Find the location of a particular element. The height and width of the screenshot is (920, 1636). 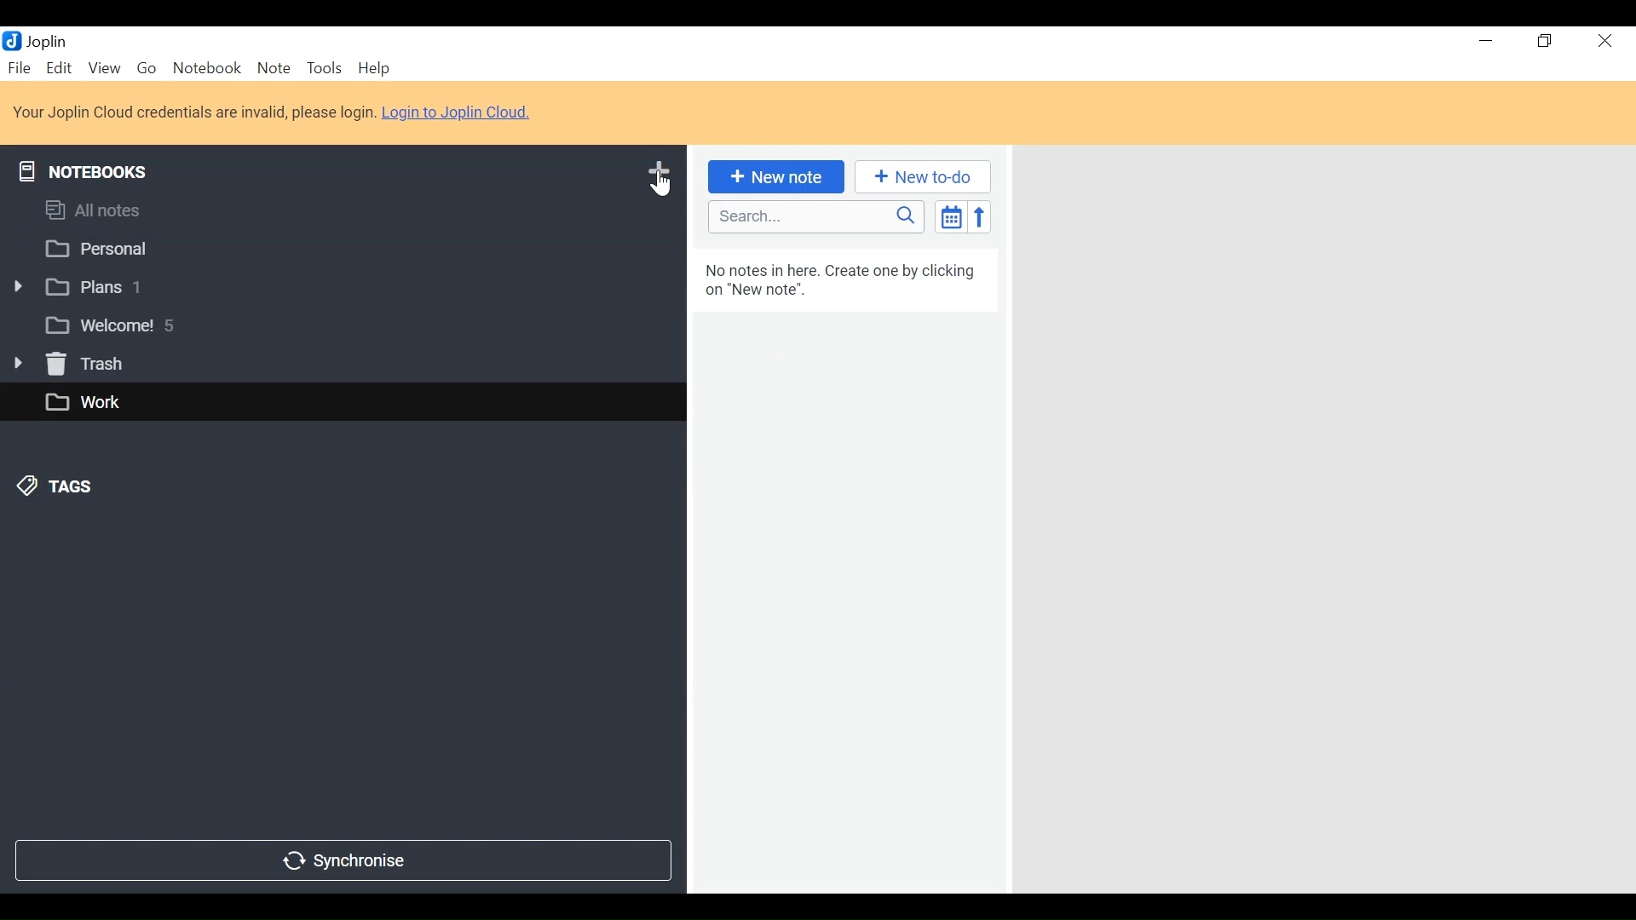

View is located at coordinates (103, 67).